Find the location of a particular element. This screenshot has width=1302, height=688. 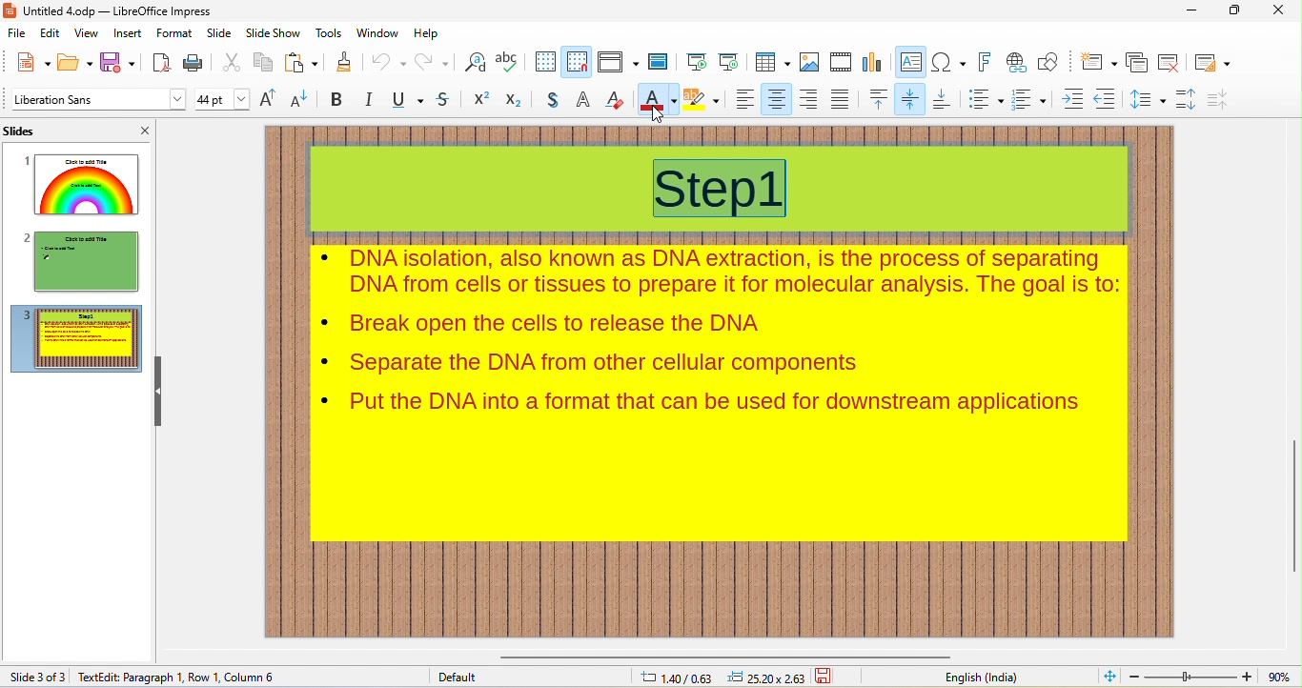

print is located at coordinates (195, 64).